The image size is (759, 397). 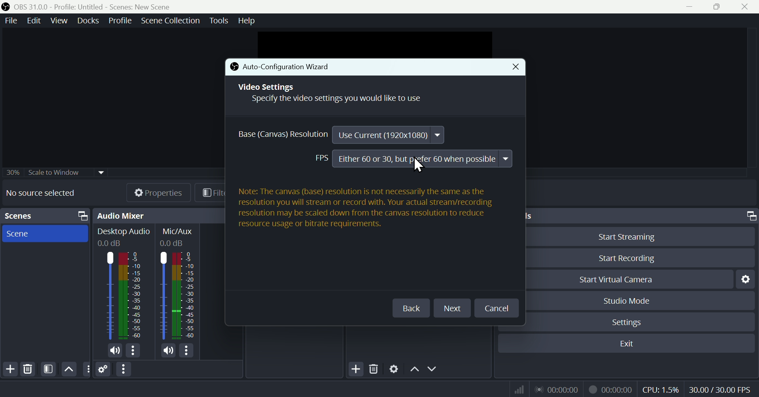 I want to click on FPS, so click(x=320, y=159).